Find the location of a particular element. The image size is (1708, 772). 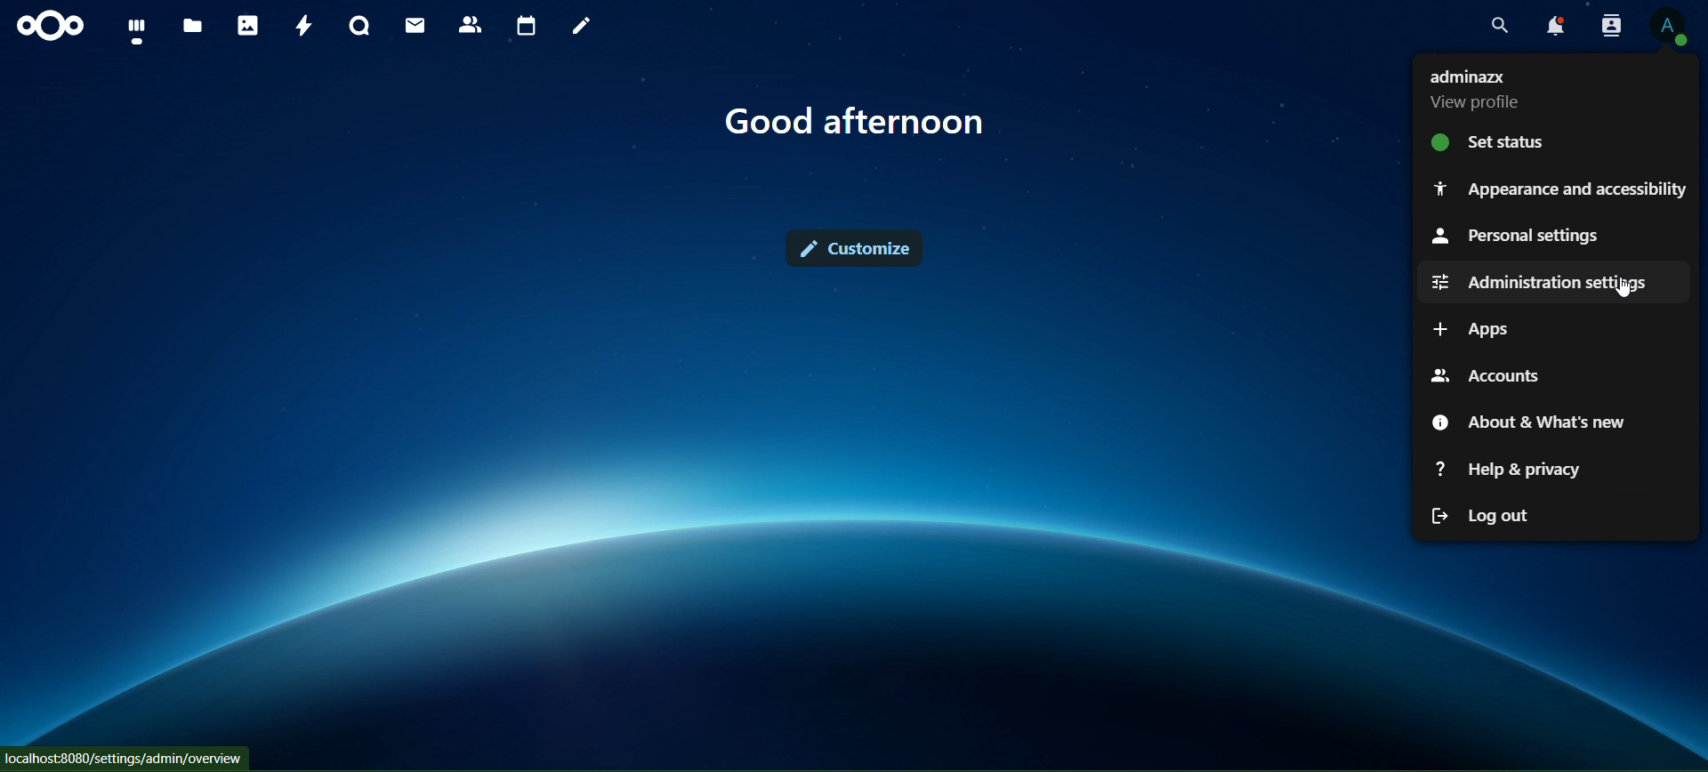

view profile is located at coordinates (1667, 27).